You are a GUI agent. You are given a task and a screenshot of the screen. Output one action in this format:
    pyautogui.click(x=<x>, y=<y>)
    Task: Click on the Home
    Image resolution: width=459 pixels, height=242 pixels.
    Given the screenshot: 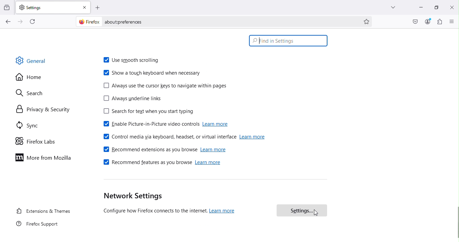 What is the action you would take?
    pyautogui.click(x=29, y=77)
    